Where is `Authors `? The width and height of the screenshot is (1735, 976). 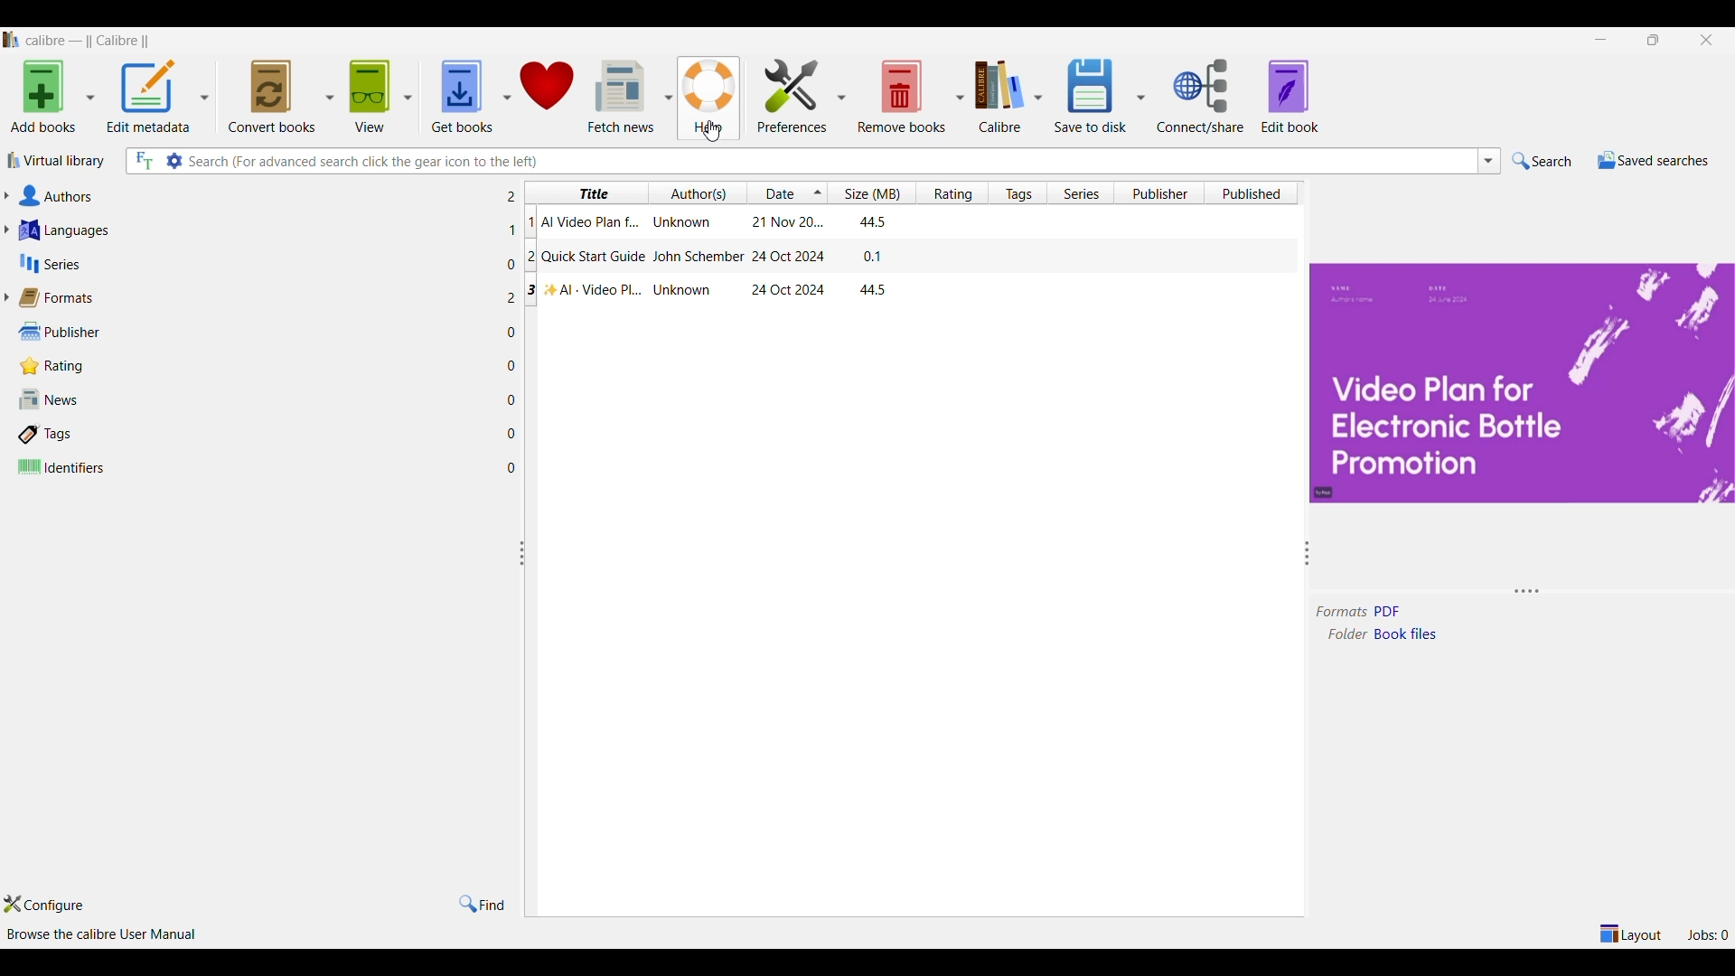
Authors  is located at coordinates (248, 195).